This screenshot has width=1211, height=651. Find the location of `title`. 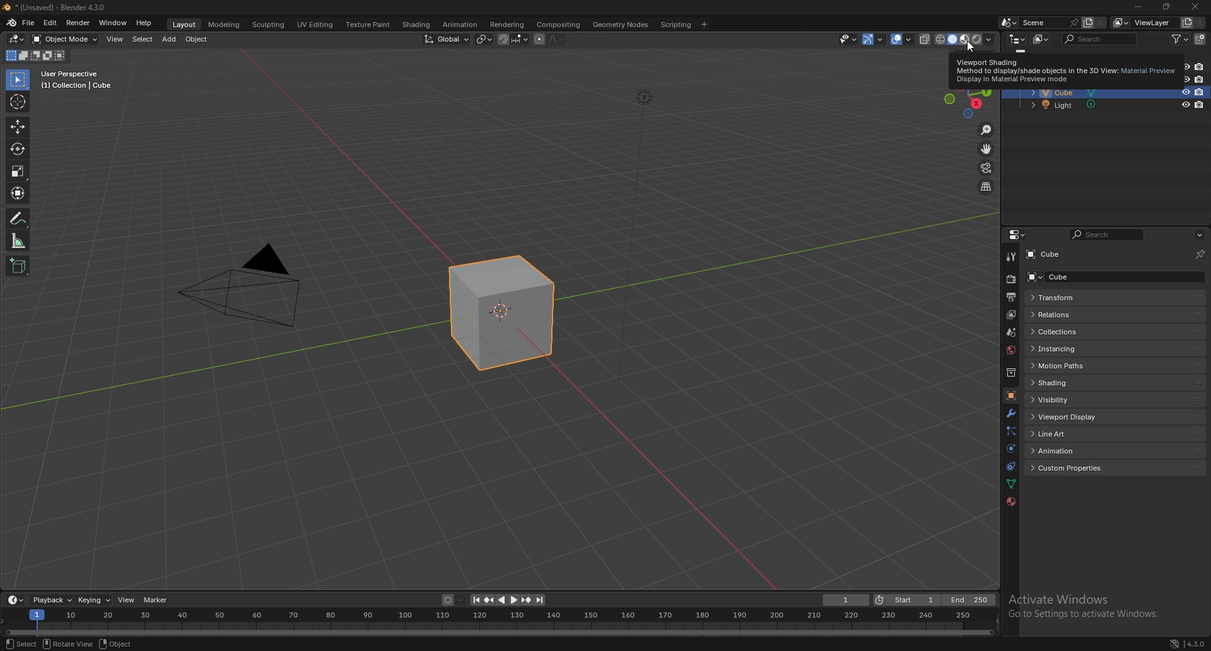

title is located at coordinates (57, 8).